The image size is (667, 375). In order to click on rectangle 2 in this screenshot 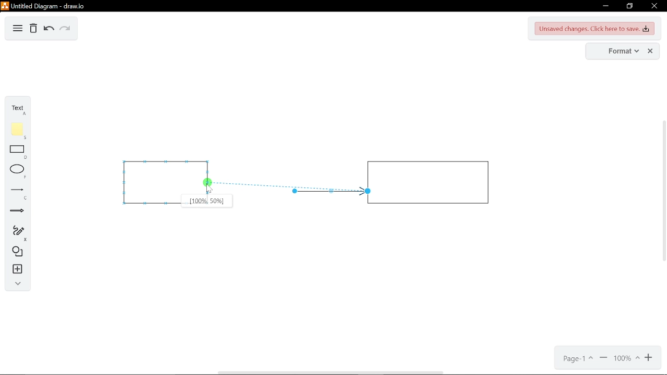, I will do `click(431, 182)`.